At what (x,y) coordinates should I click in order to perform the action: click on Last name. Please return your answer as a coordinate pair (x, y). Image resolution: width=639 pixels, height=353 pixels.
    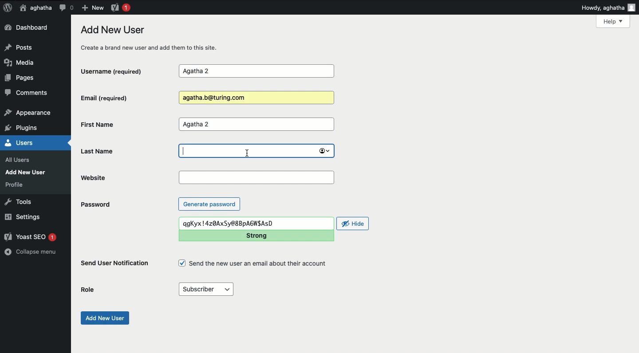
    Looking at the image, I should click on (105, 151).